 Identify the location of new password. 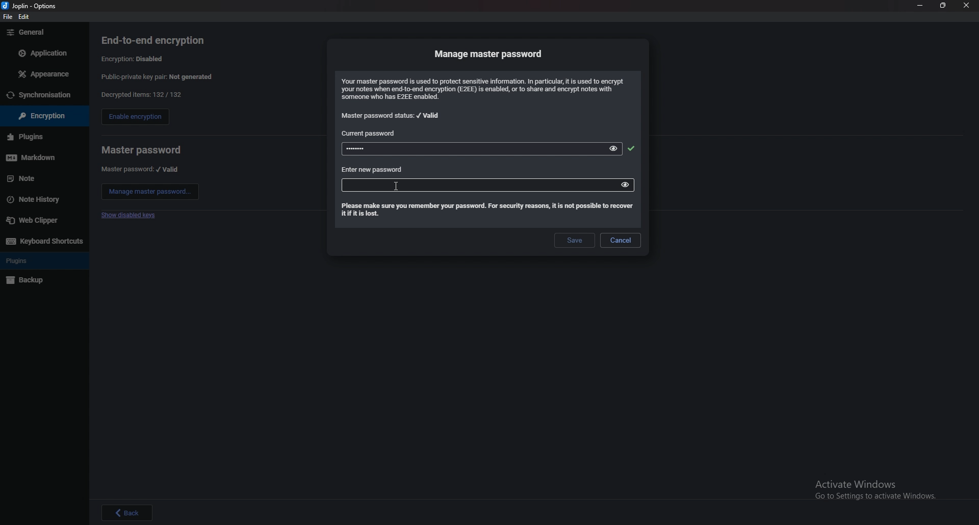
(477, 185).